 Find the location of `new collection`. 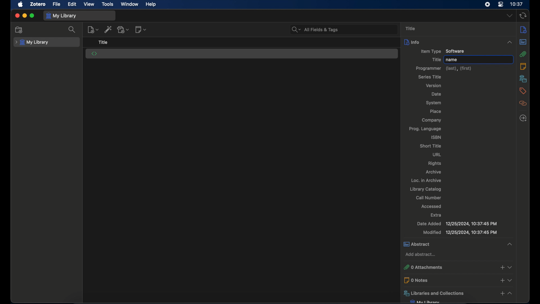

new collection is located at coordinates (20, 30).